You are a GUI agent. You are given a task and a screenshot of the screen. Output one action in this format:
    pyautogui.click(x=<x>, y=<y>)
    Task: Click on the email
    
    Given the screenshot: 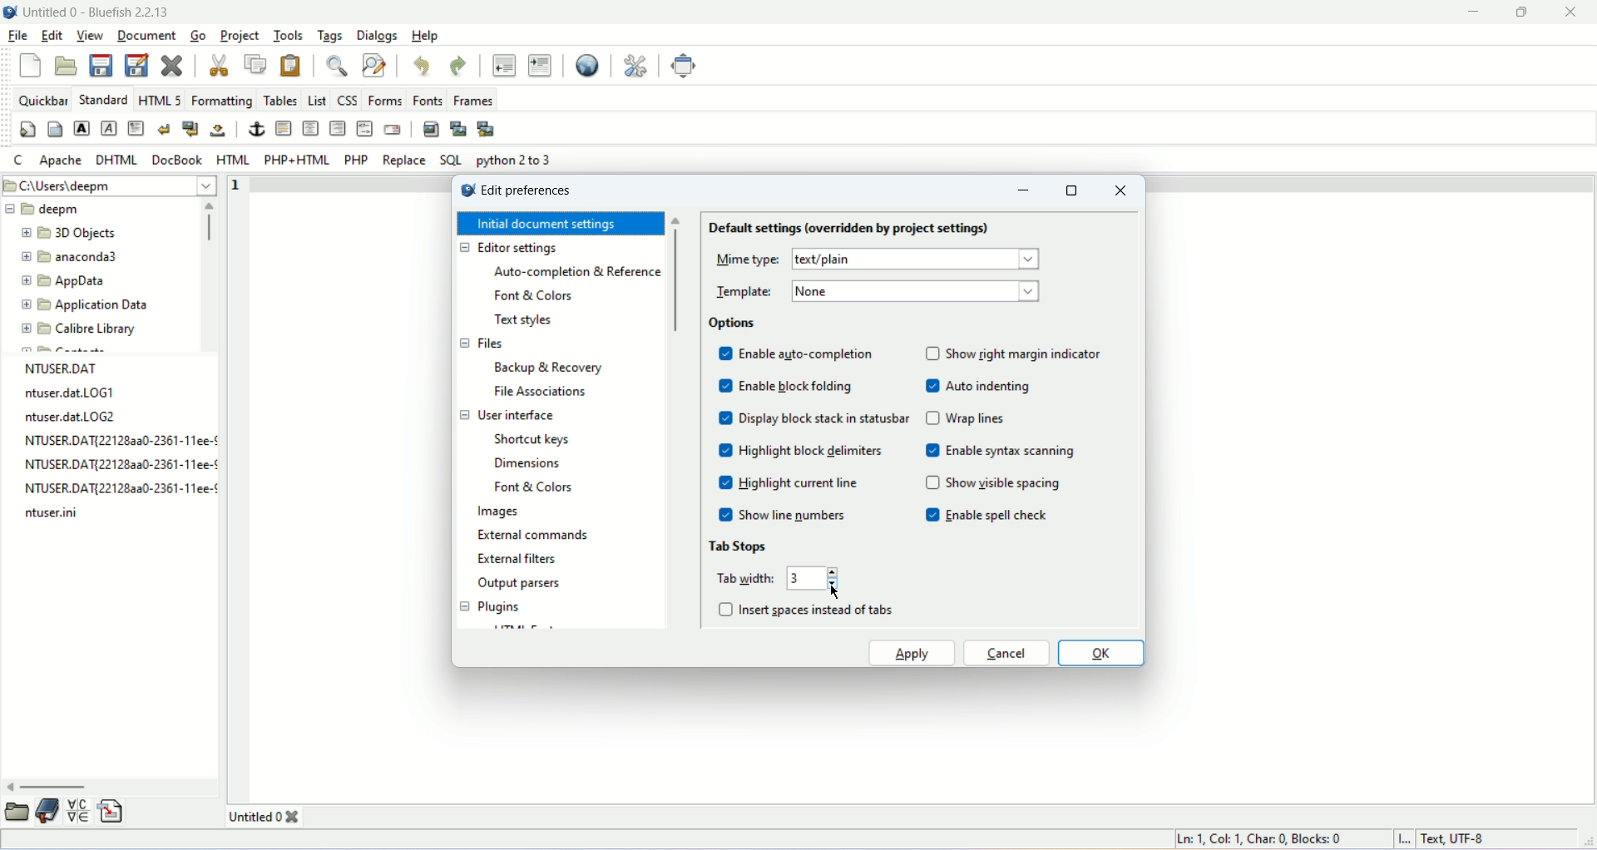 What is the action you would take?
    pyautogui.click(x=393, y=130)
    